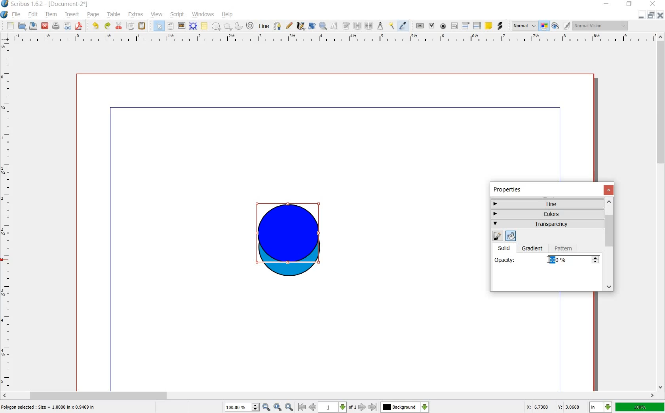  Describe the element at coordinates (403, 26) in the screenshot. I see `eye dropper` at that location.